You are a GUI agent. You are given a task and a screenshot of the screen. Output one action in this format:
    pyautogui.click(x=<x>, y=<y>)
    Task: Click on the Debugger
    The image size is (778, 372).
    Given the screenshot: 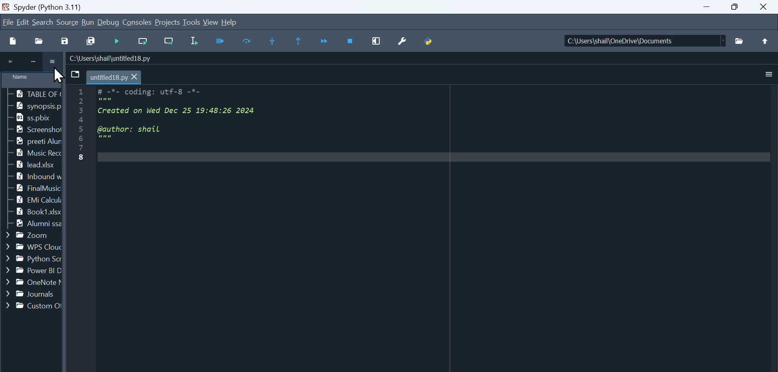 What is the action you would take?
    pyautogui.click(x=222, y=41)
    